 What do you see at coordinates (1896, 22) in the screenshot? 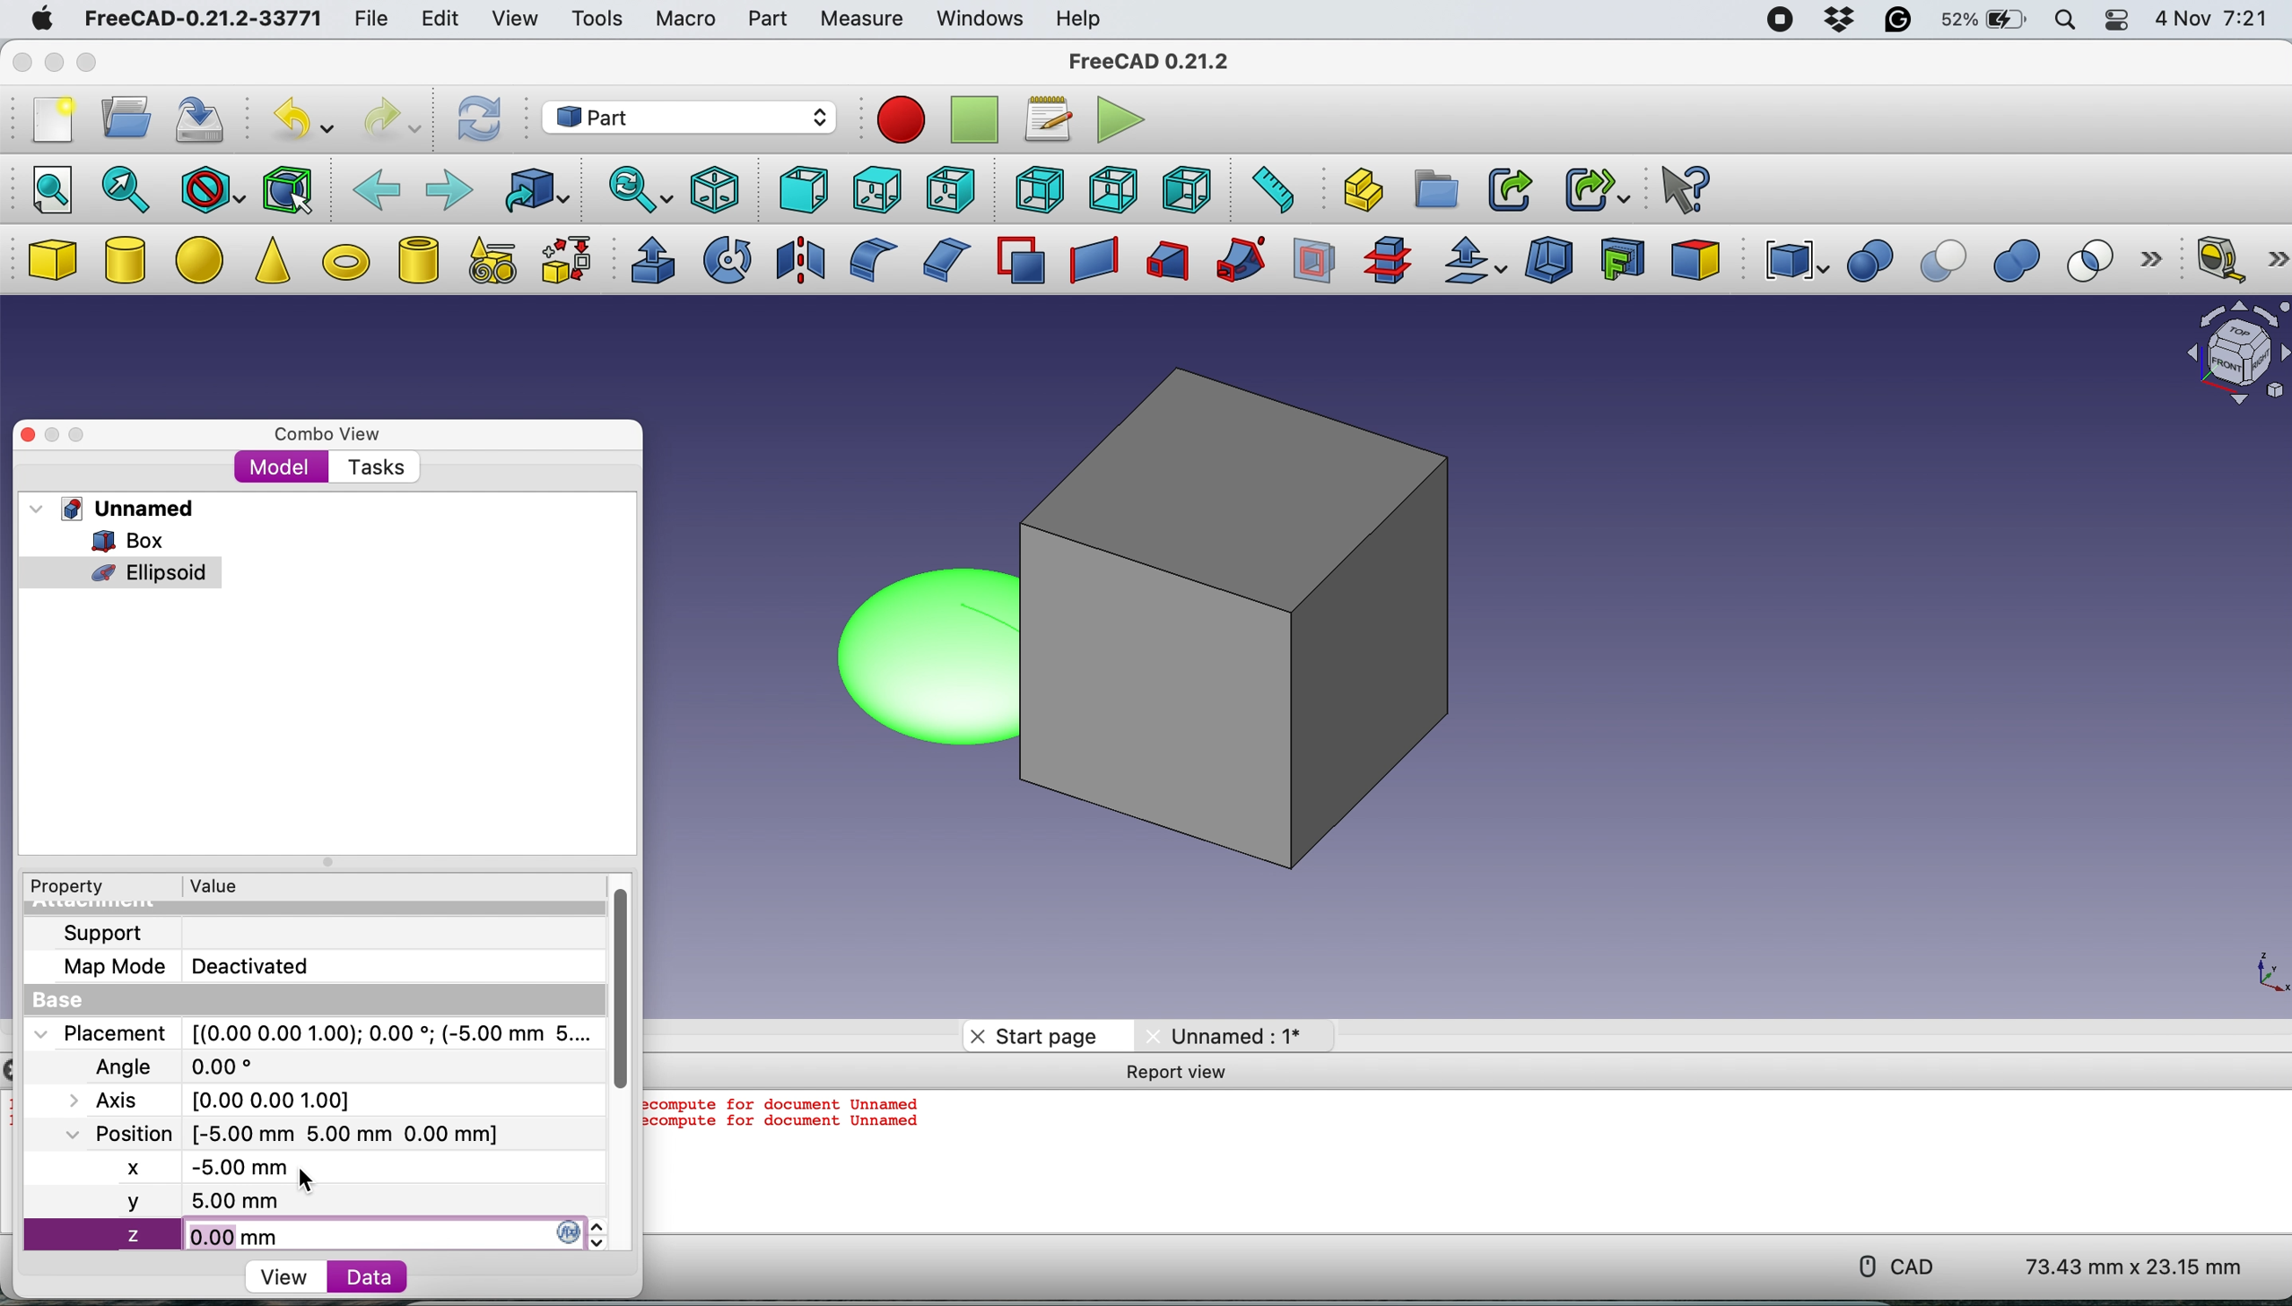
I see `grammarly` at bounding box center [1896, 22].